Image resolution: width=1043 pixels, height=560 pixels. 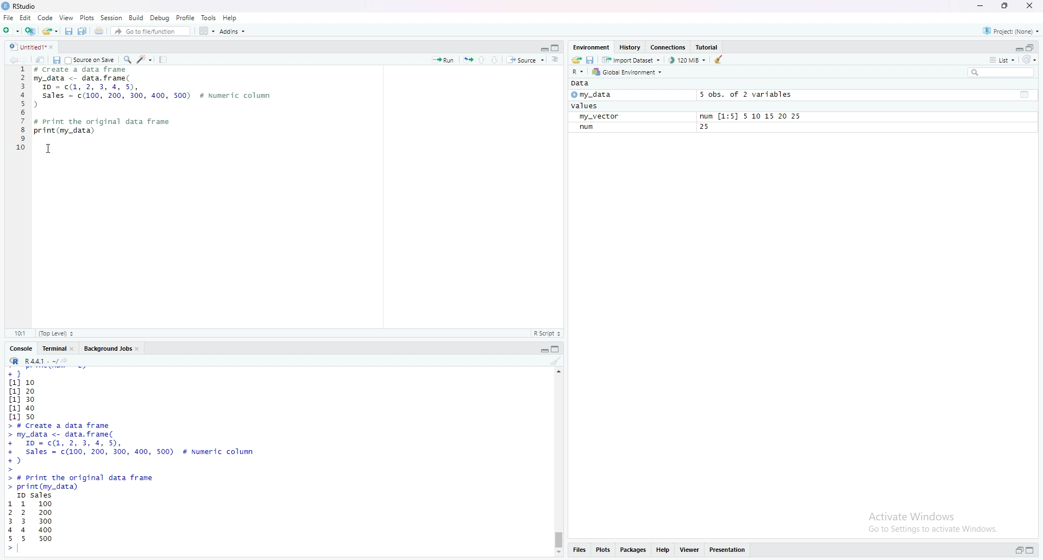 What do you see at coordinates (1014, 29) in the screenshot?
I see `Project:(None)` at bounding box center [1014, 29].